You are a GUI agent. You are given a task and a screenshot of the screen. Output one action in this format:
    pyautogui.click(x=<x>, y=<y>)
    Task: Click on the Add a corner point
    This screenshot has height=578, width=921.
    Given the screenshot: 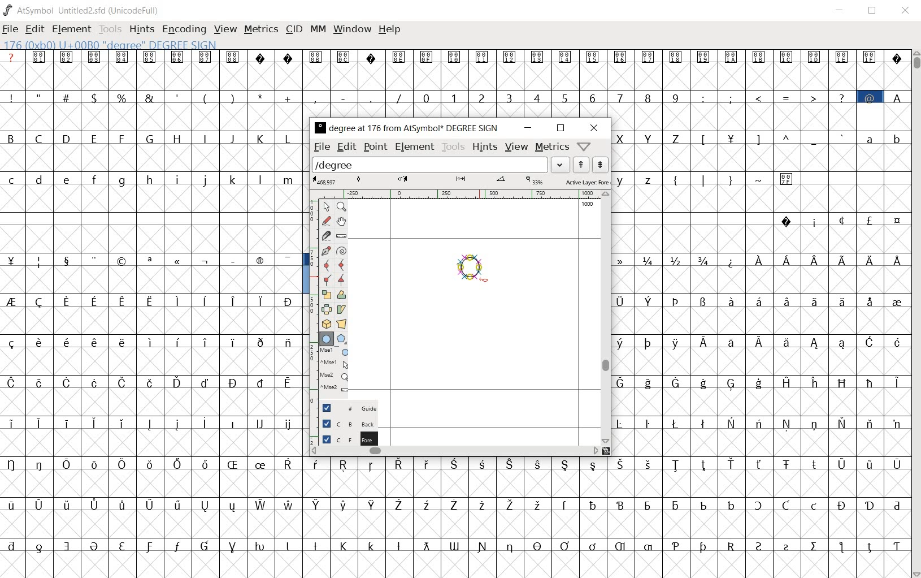 What is the action you would take?
    pyautogui.click(x=326, y=281)
    